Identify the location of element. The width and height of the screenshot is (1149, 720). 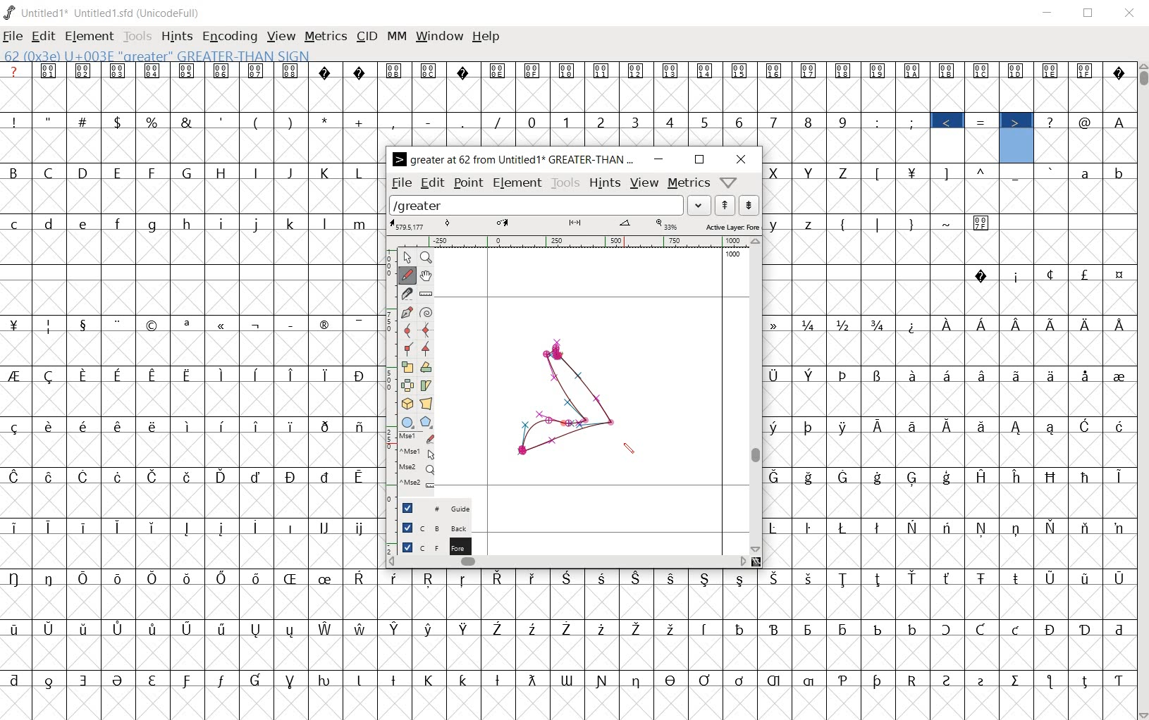
(519, 184).